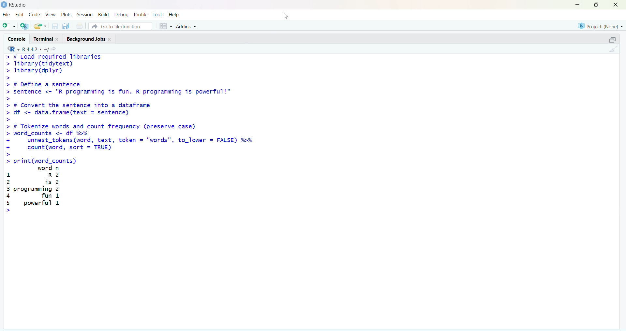 The height and width of the screenshot is (331, 626). What do you see at coordinates (577, 5) in the screenshot?
I see `minimize` at bounding box center [577, 5].